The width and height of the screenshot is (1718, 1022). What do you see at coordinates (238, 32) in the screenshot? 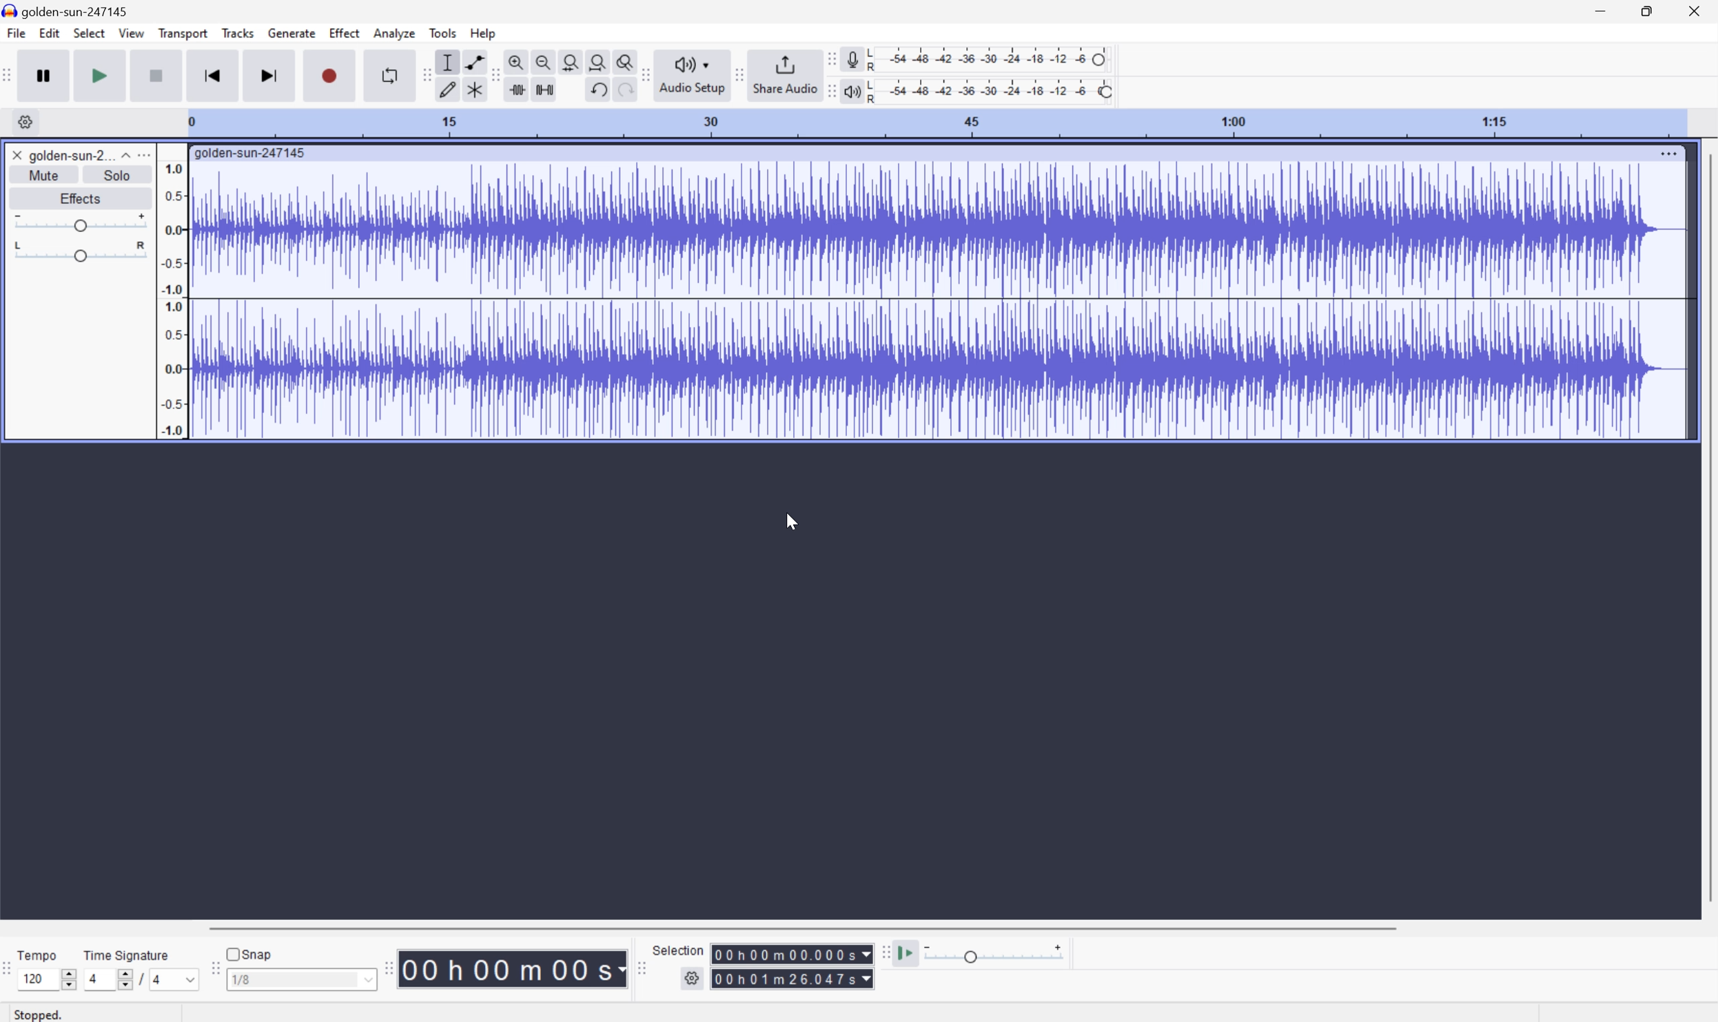
I see `Tracks` at bounding box center [238, 32].